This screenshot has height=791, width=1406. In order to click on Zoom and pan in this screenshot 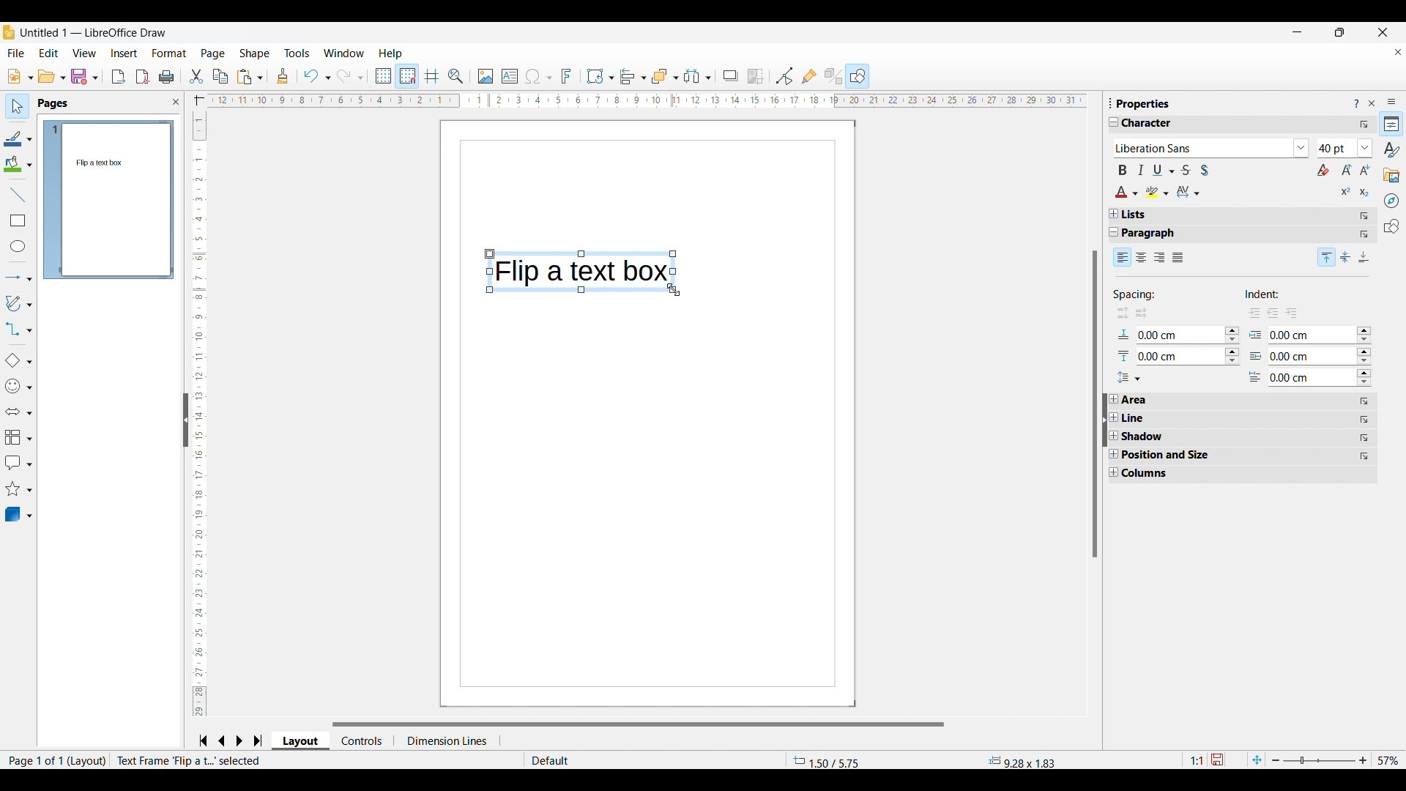, I will do `click(456, 77)`.